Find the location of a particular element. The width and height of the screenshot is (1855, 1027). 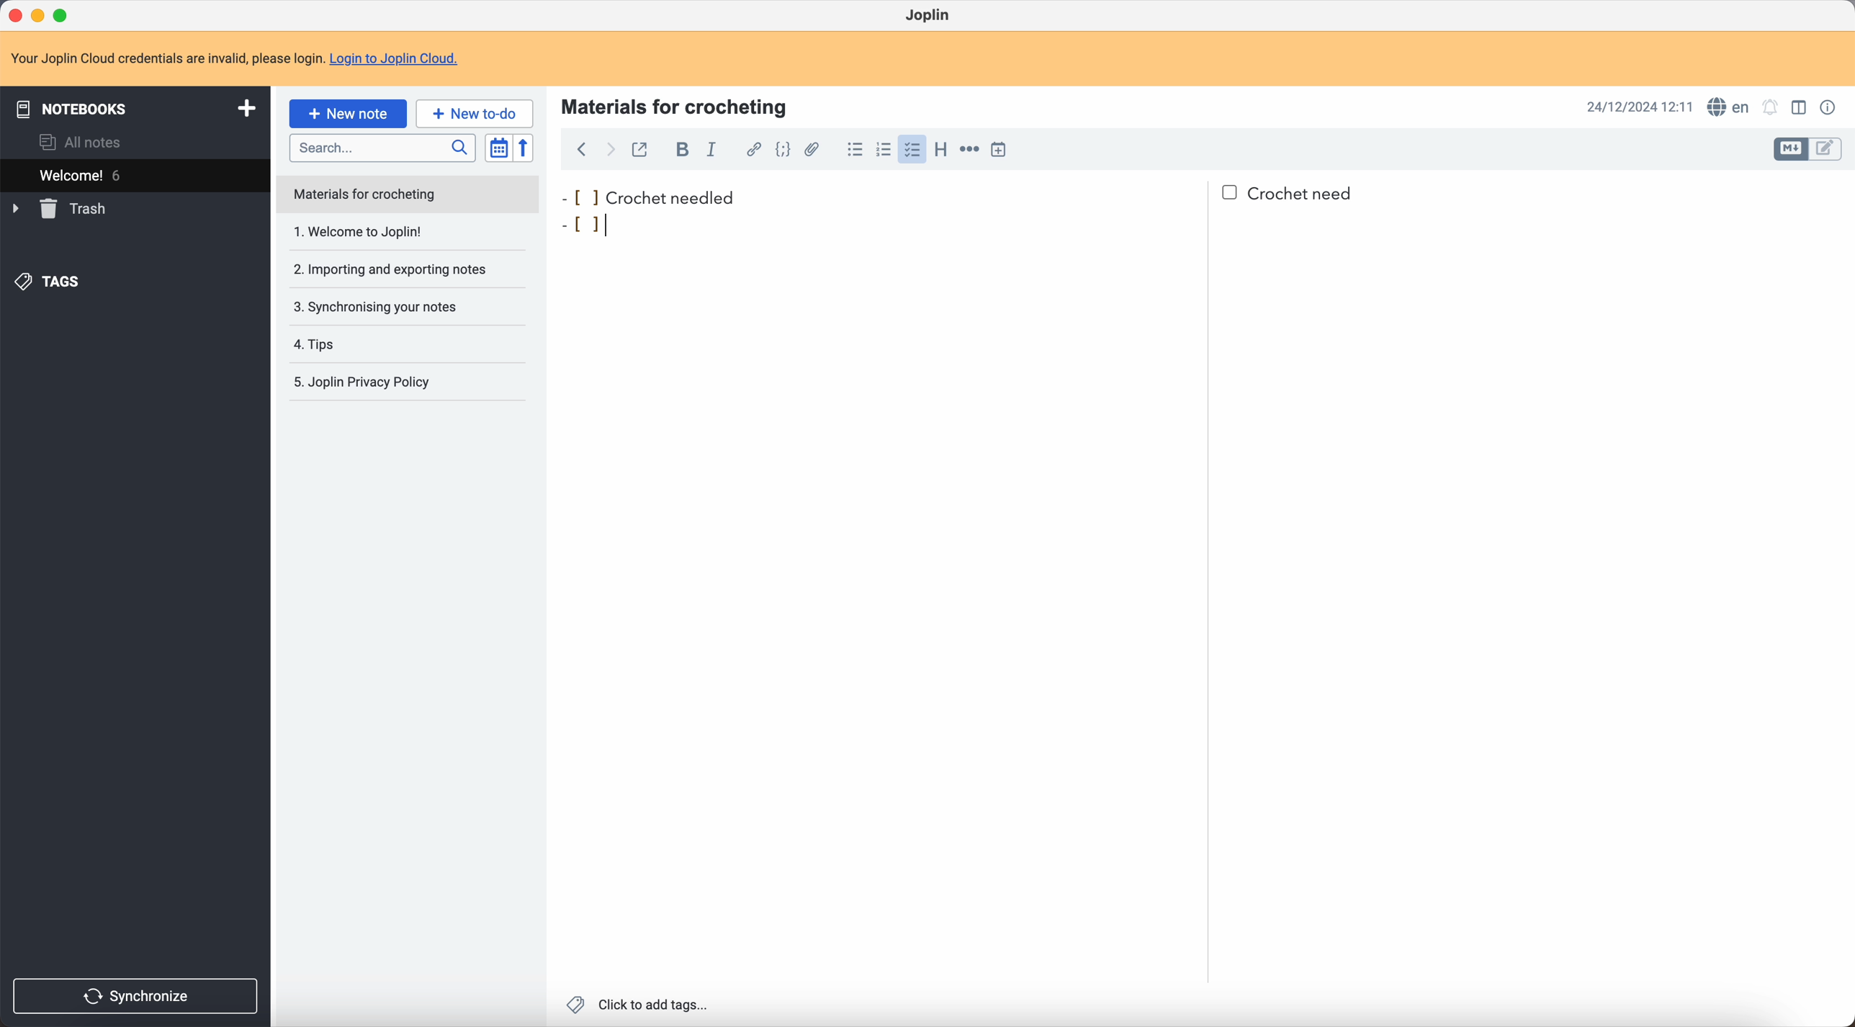

set notificatins is located at coordinates (1771, 109).